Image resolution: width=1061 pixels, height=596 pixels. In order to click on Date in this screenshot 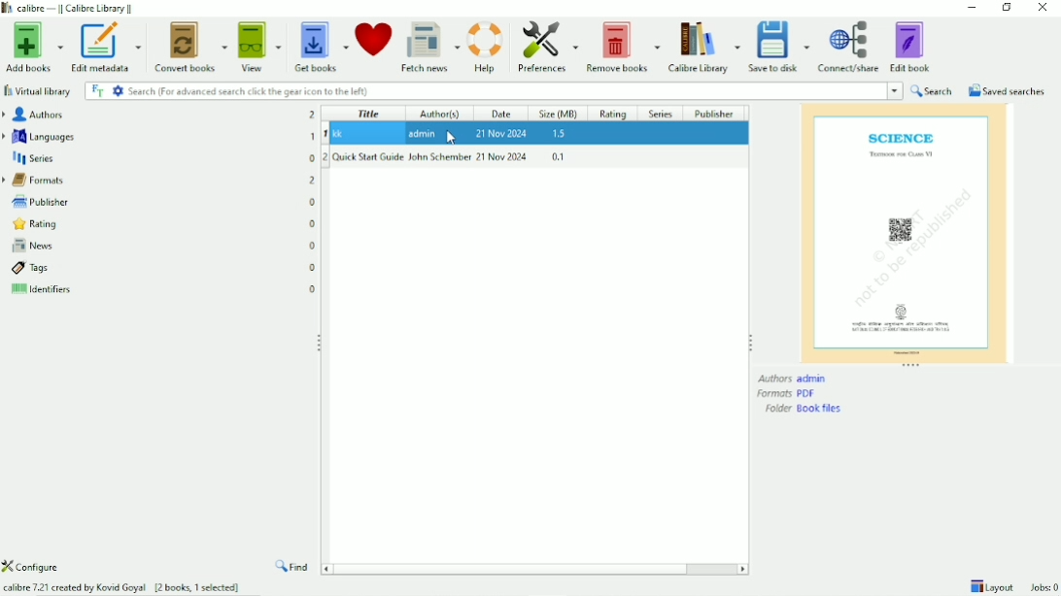, I will do `click(502, 114)`.